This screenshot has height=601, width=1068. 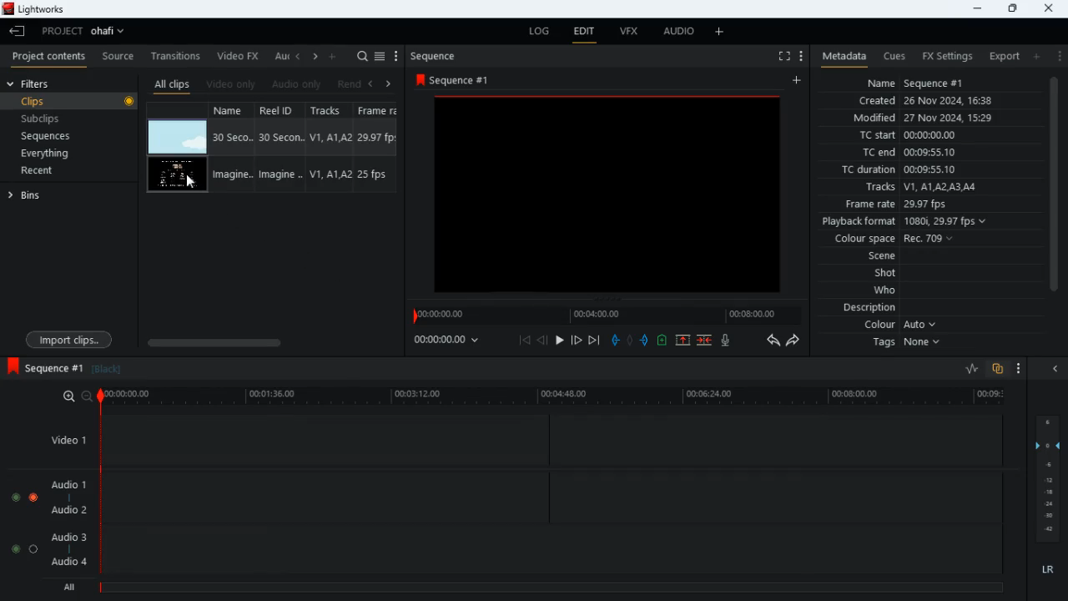 What do you see at coordinates (62, 439) in the screenshot?
I see `video 1` at bounding box center [62, 439].